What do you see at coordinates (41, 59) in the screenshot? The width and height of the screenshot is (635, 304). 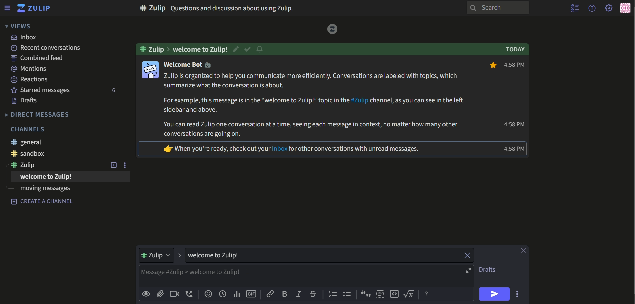 I see `text` at bounding box center [41, 59].